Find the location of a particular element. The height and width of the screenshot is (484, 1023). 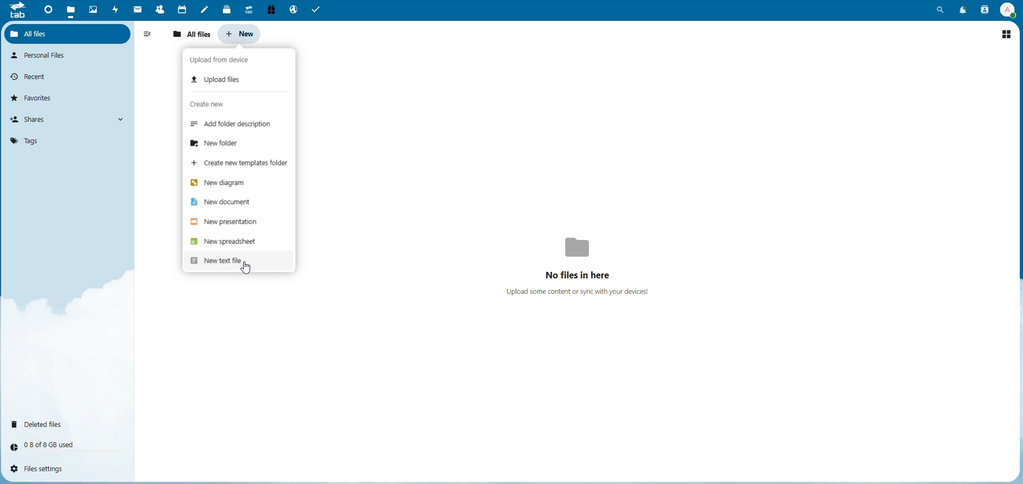

Close Navigation is located at coordinates (149, 35).